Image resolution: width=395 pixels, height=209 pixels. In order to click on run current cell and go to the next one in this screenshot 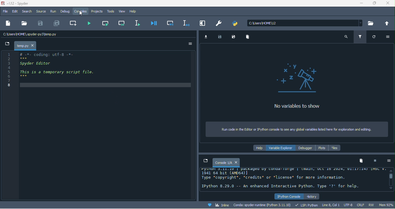, I will do `click(121, 23)`.